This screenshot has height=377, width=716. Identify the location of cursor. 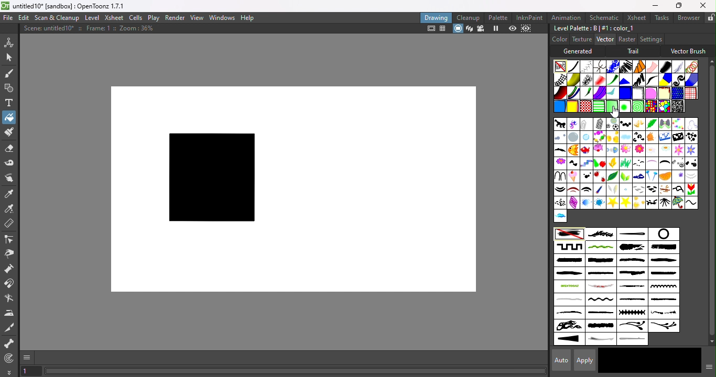
(615, 112).